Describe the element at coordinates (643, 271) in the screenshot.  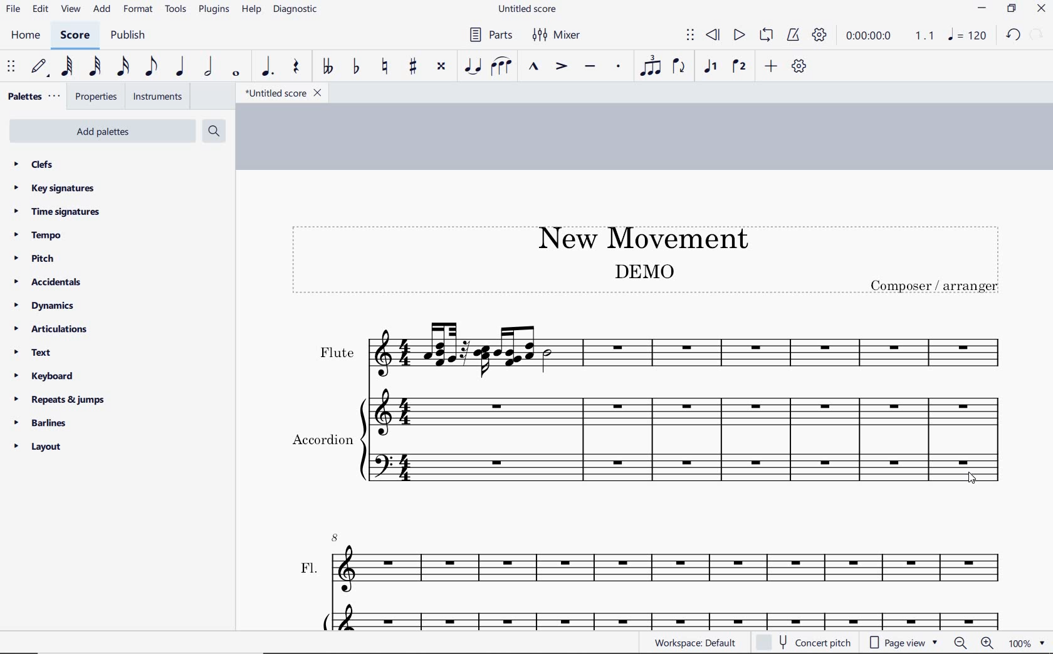
I see `text` at that location.